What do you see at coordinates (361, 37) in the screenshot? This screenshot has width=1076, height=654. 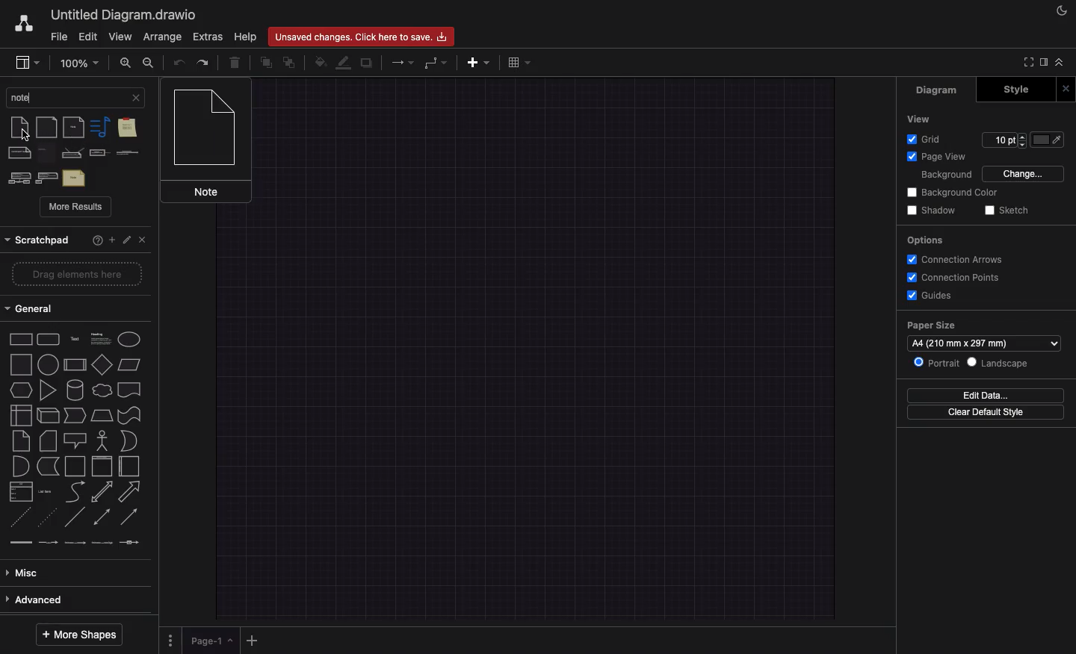 I see `Unsaved` at bounding box center [361, 37].